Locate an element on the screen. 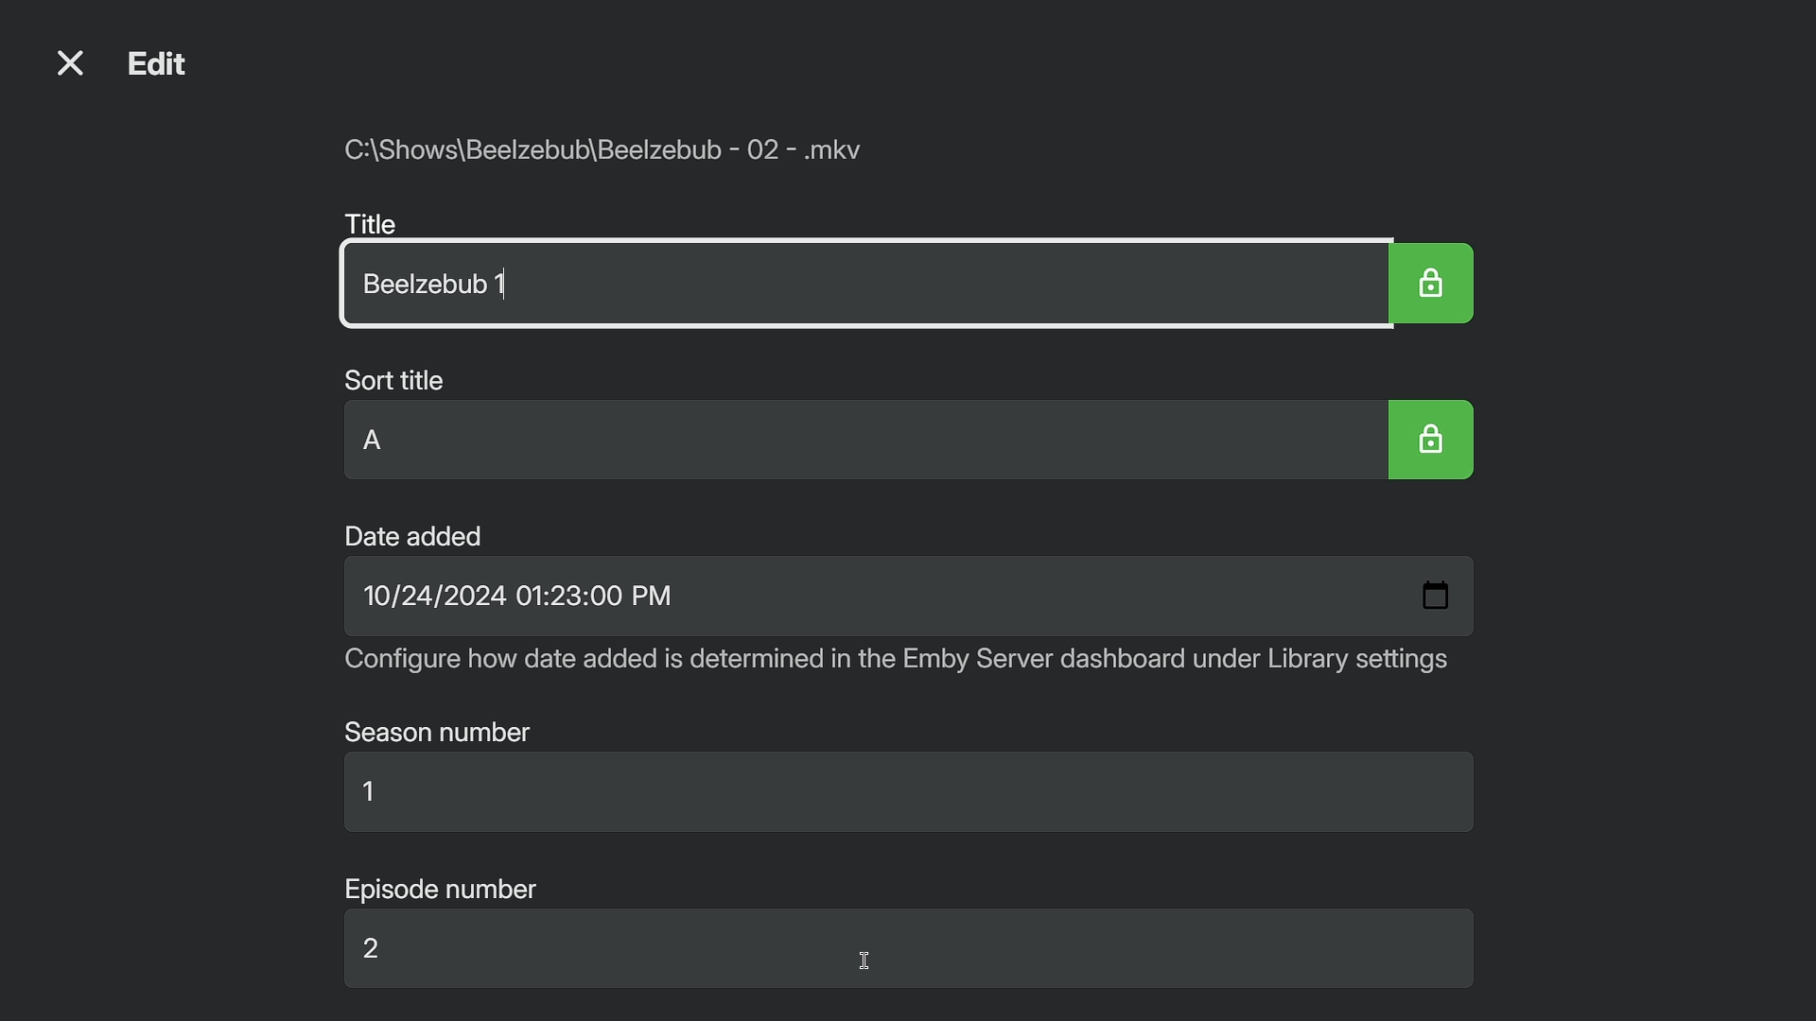 This screenshot has height=1021, width=1816. 10/24/2024 01:23:00 PM is located at coordinates (553, 597).